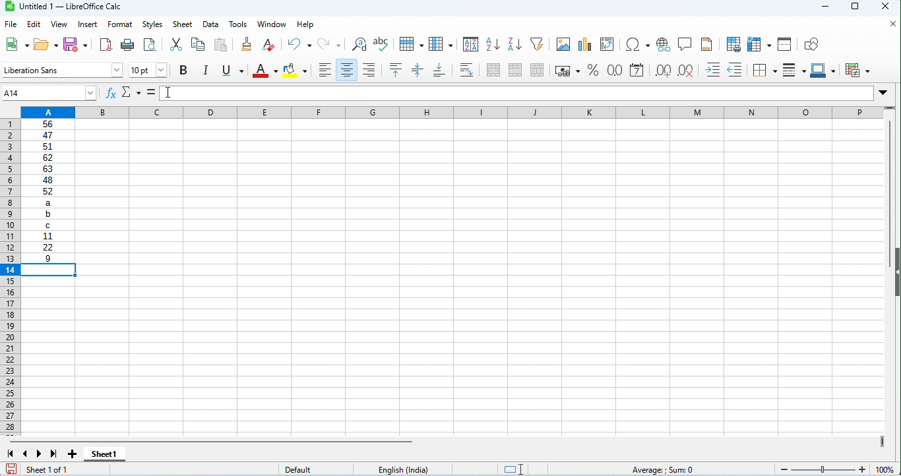 This screenshot has width=901, height=476. Describe the element at coordinates (272, 25) in the screenshot. I see `window` at that location.